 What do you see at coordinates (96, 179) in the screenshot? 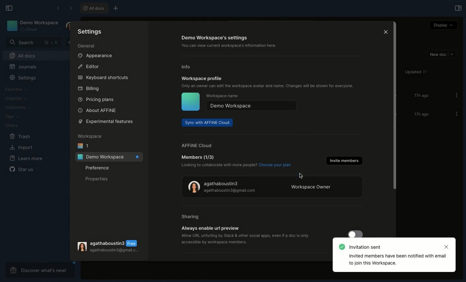
I see `Properties` at bounding box center [96, 179].